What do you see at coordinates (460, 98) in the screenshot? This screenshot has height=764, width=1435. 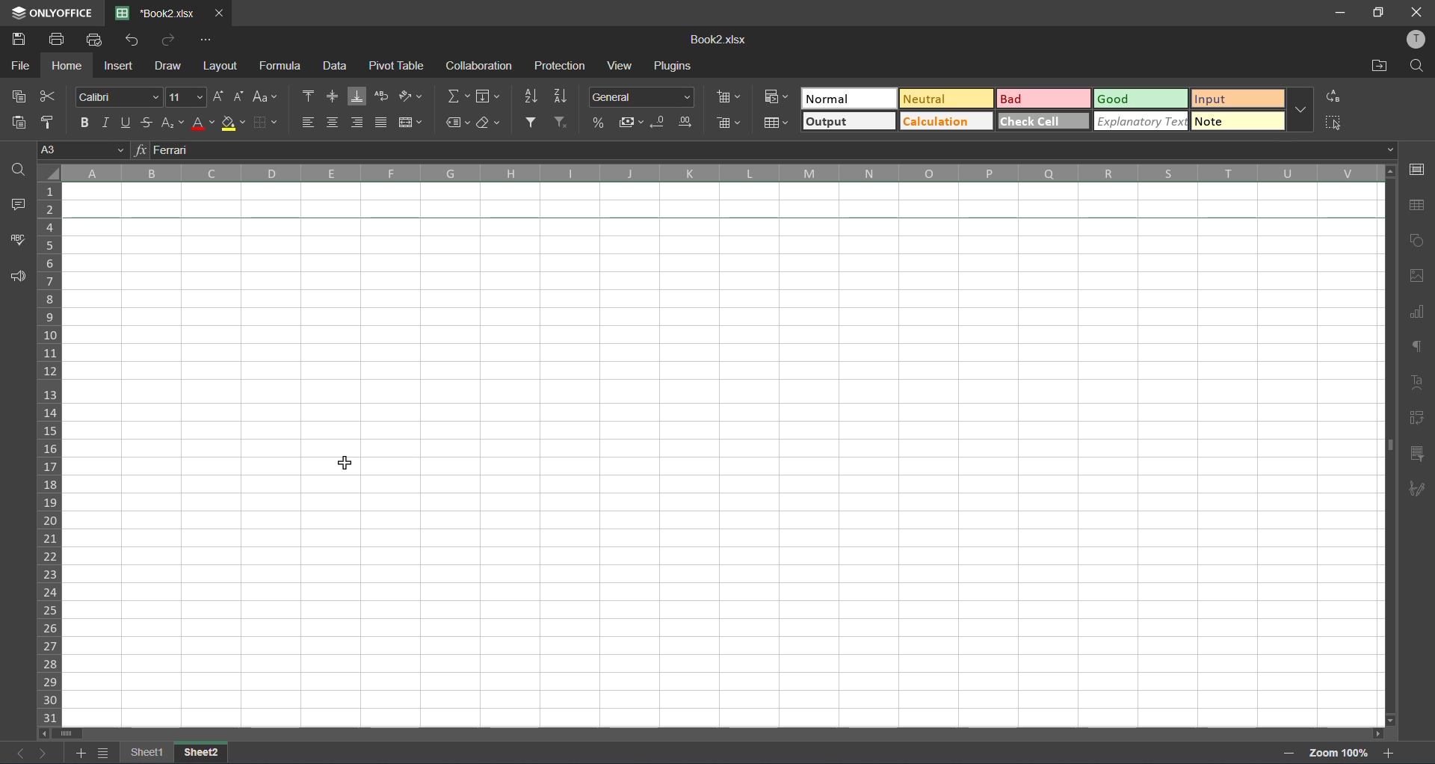 I see `summation` at bounding box center [460, 98].